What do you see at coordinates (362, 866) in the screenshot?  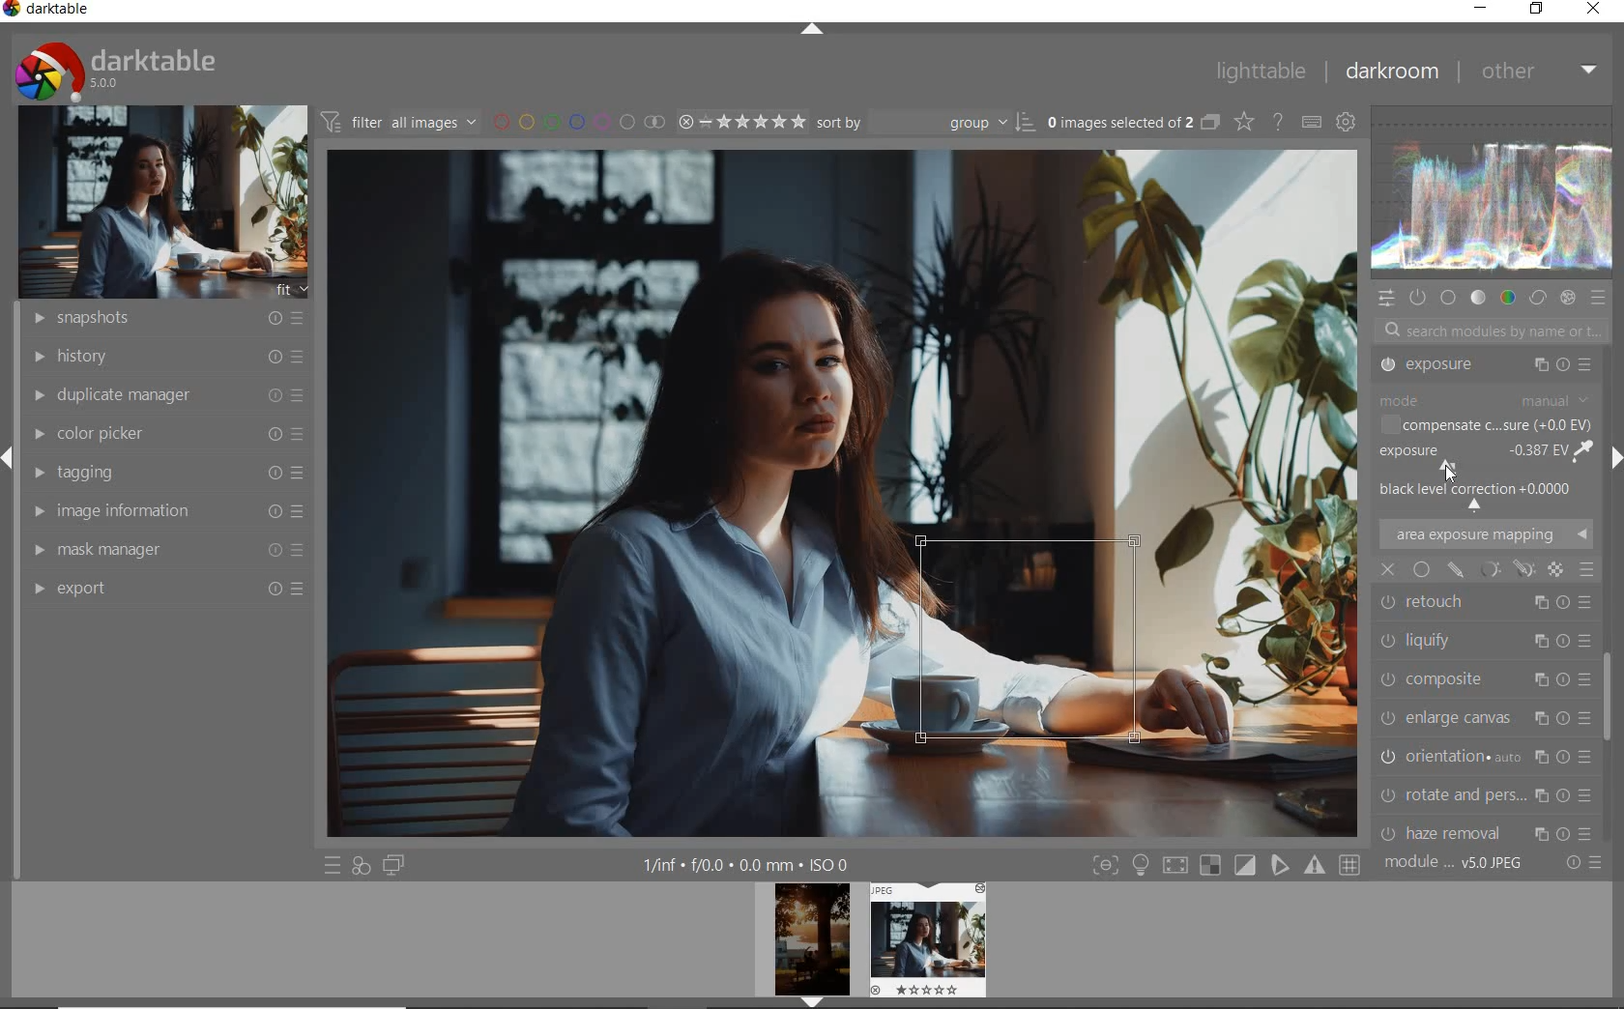 I see `QUICK ACCESS FOR APPLYING ANY OF YOUR STYLES` at bounding box center [362, 866].